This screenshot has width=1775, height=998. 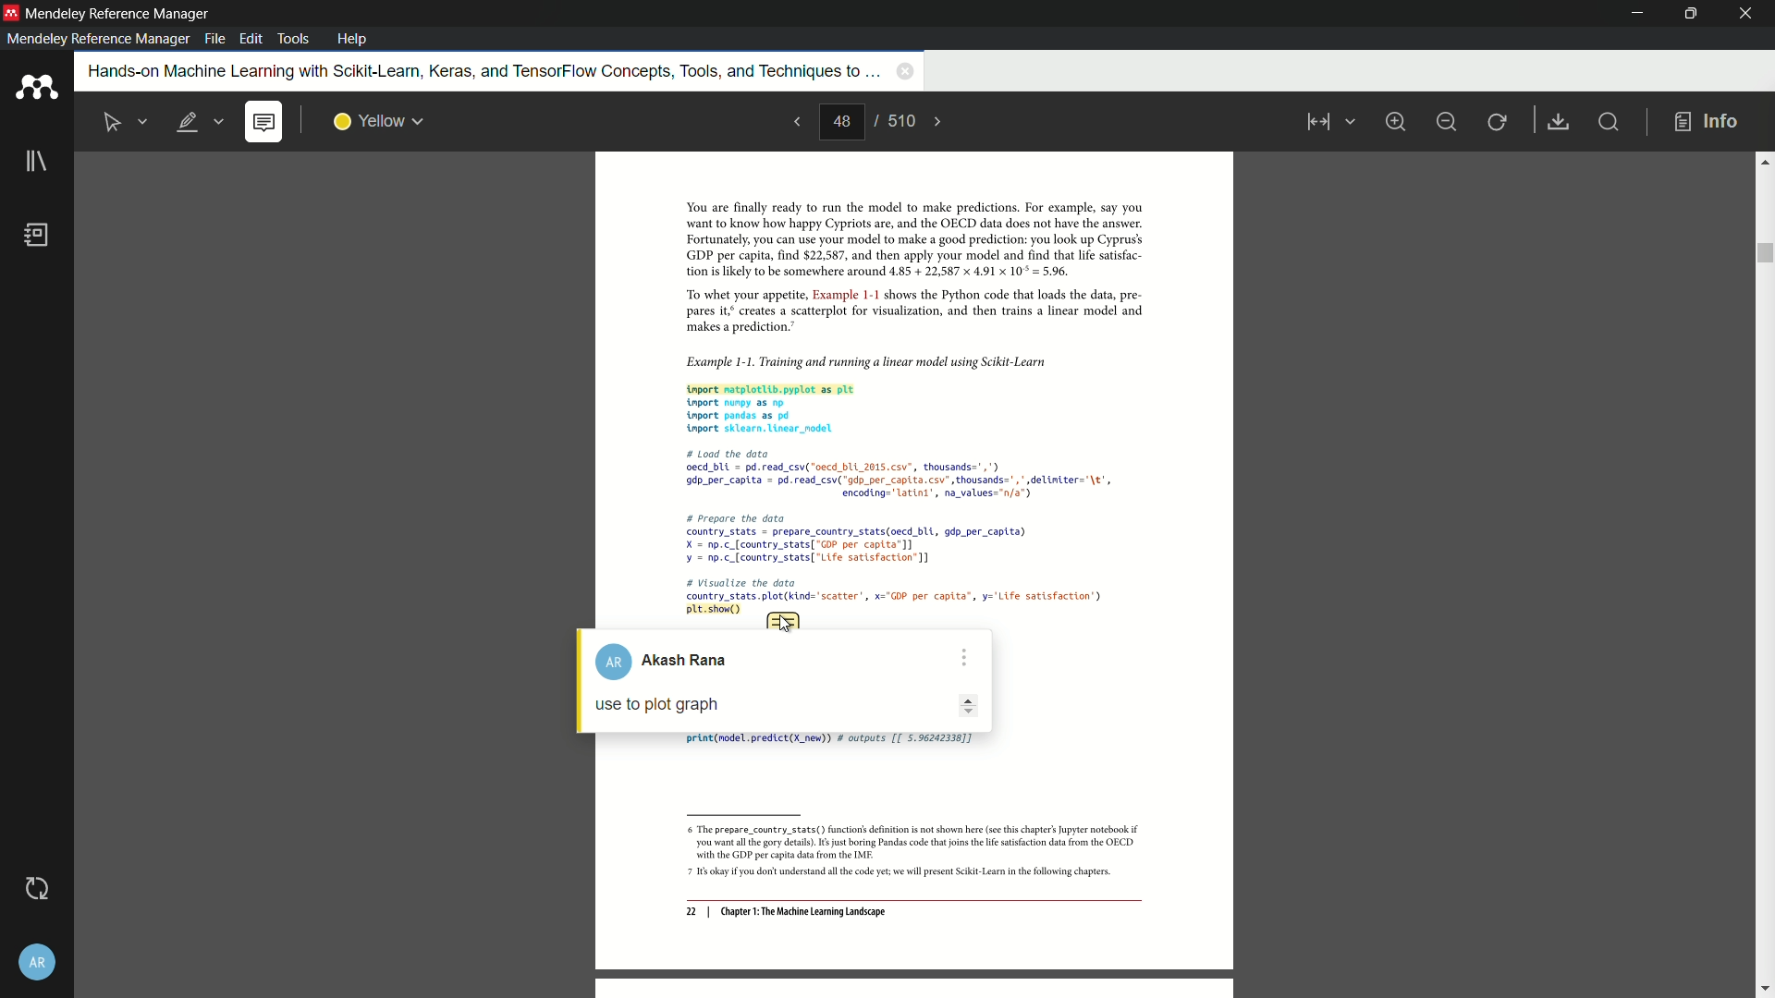 I want to click on book name, so click(x=481, y=72).